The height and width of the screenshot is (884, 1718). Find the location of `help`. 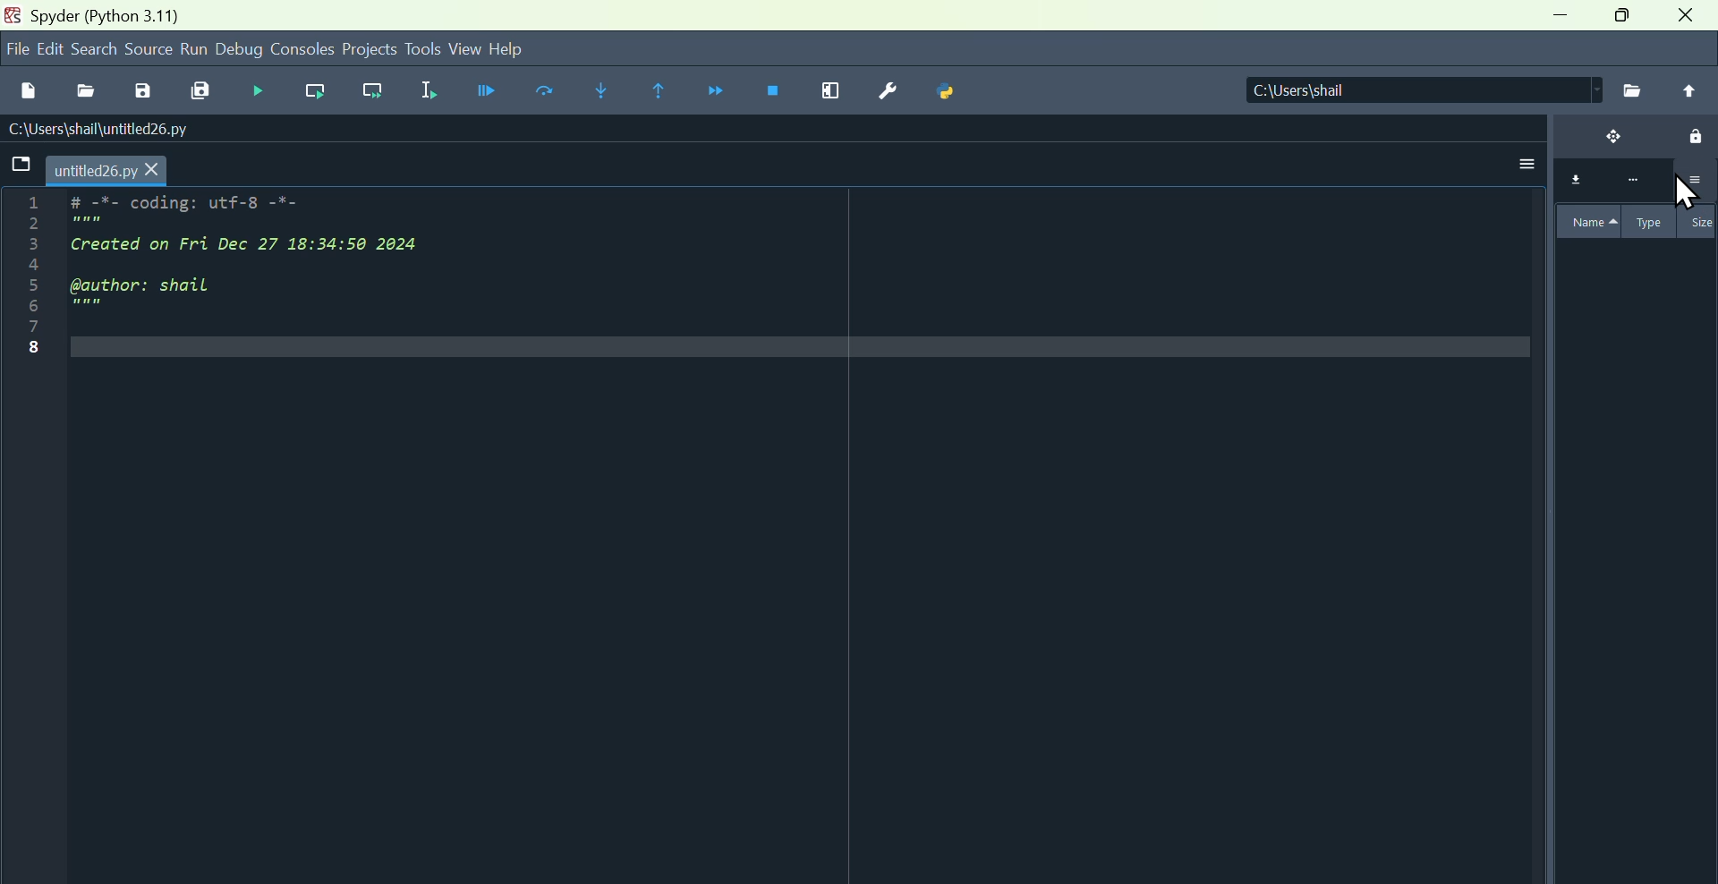

help is located at coordinates (530, 47).